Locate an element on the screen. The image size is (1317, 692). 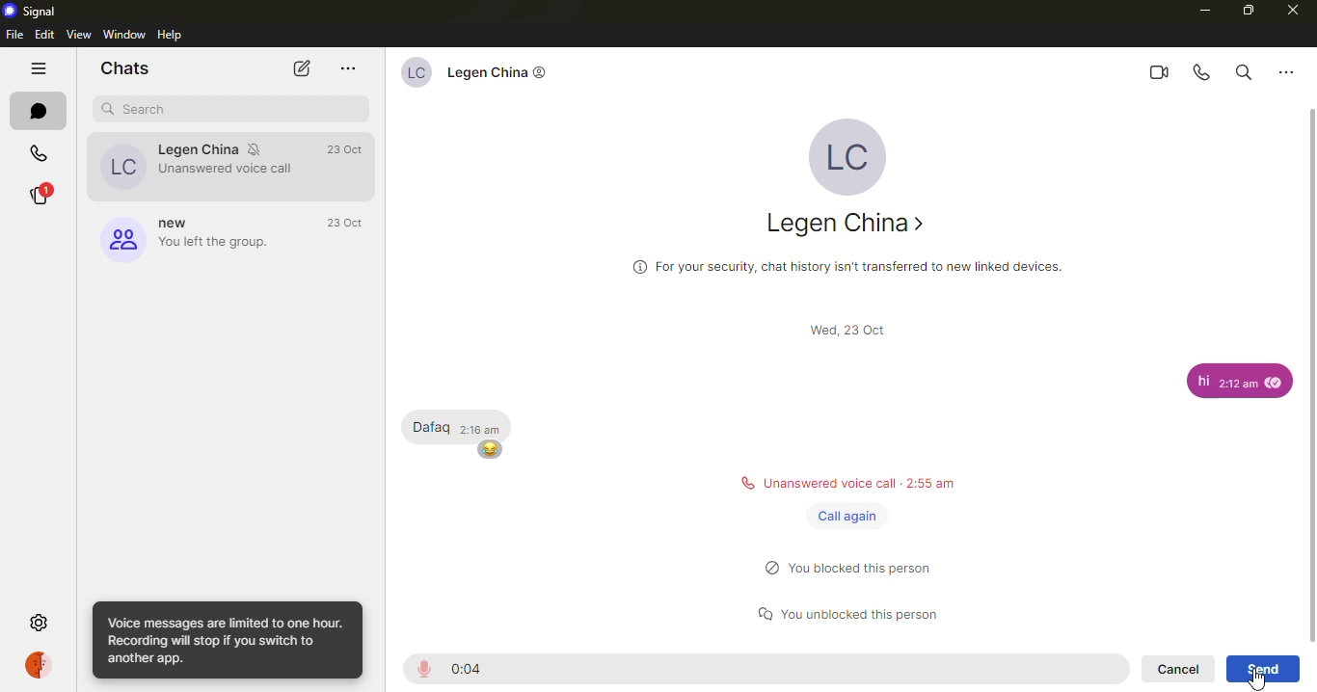
contact is located at coordinates (847, 220).